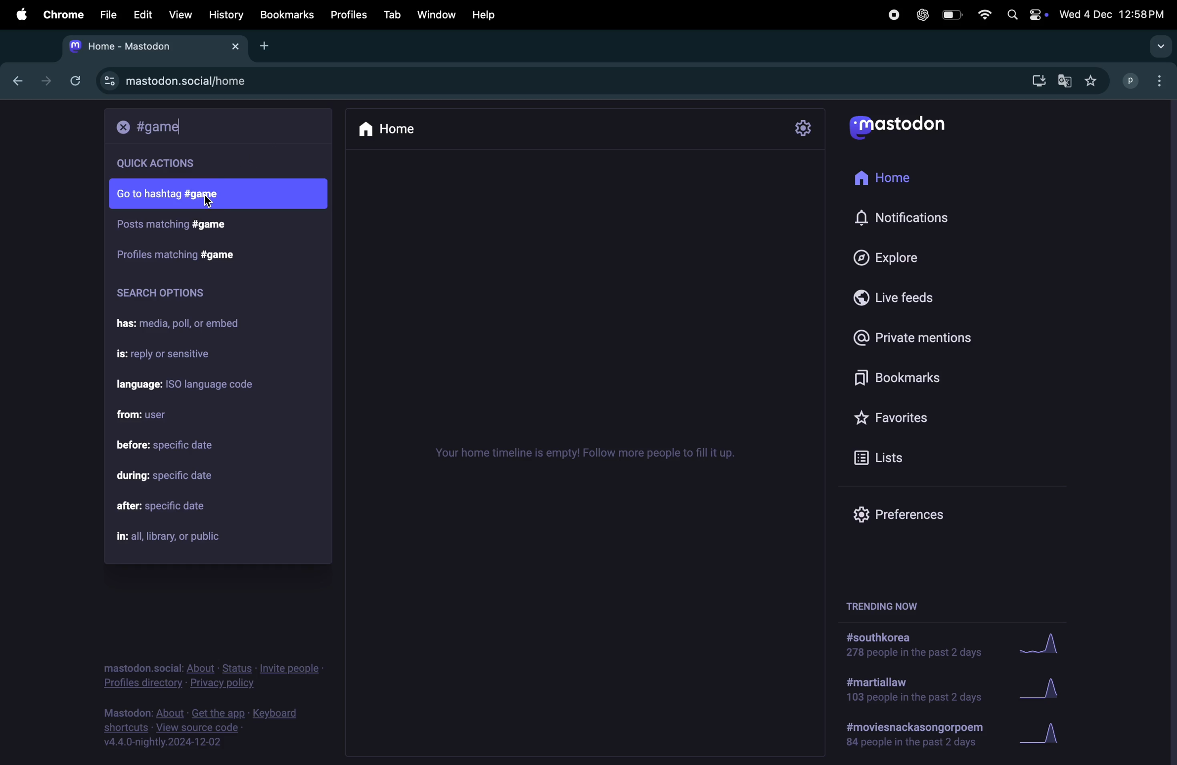 The width and height of the screenshot is (1177, 765). What do you see at coordinates (172, 475) in the screenshot?
I see `during specific date` at bounding box center [172, 475].